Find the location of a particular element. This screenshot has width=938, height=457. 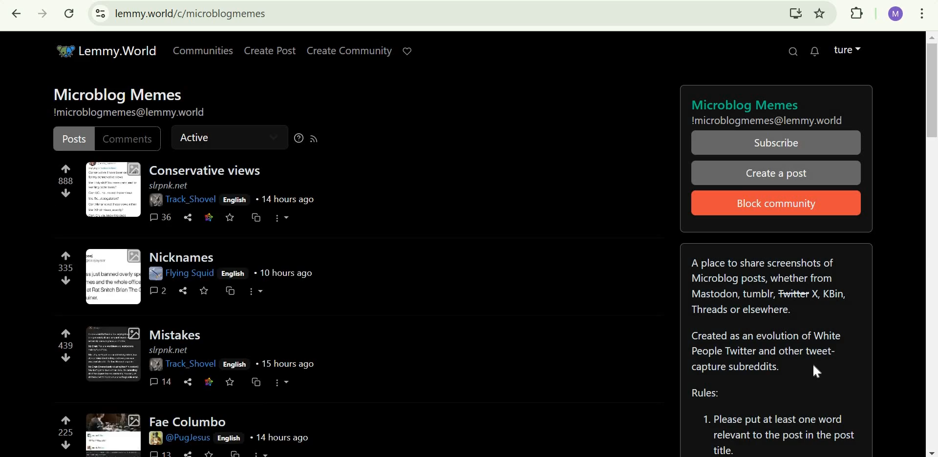

Block community is located at coordinates (778, 202).